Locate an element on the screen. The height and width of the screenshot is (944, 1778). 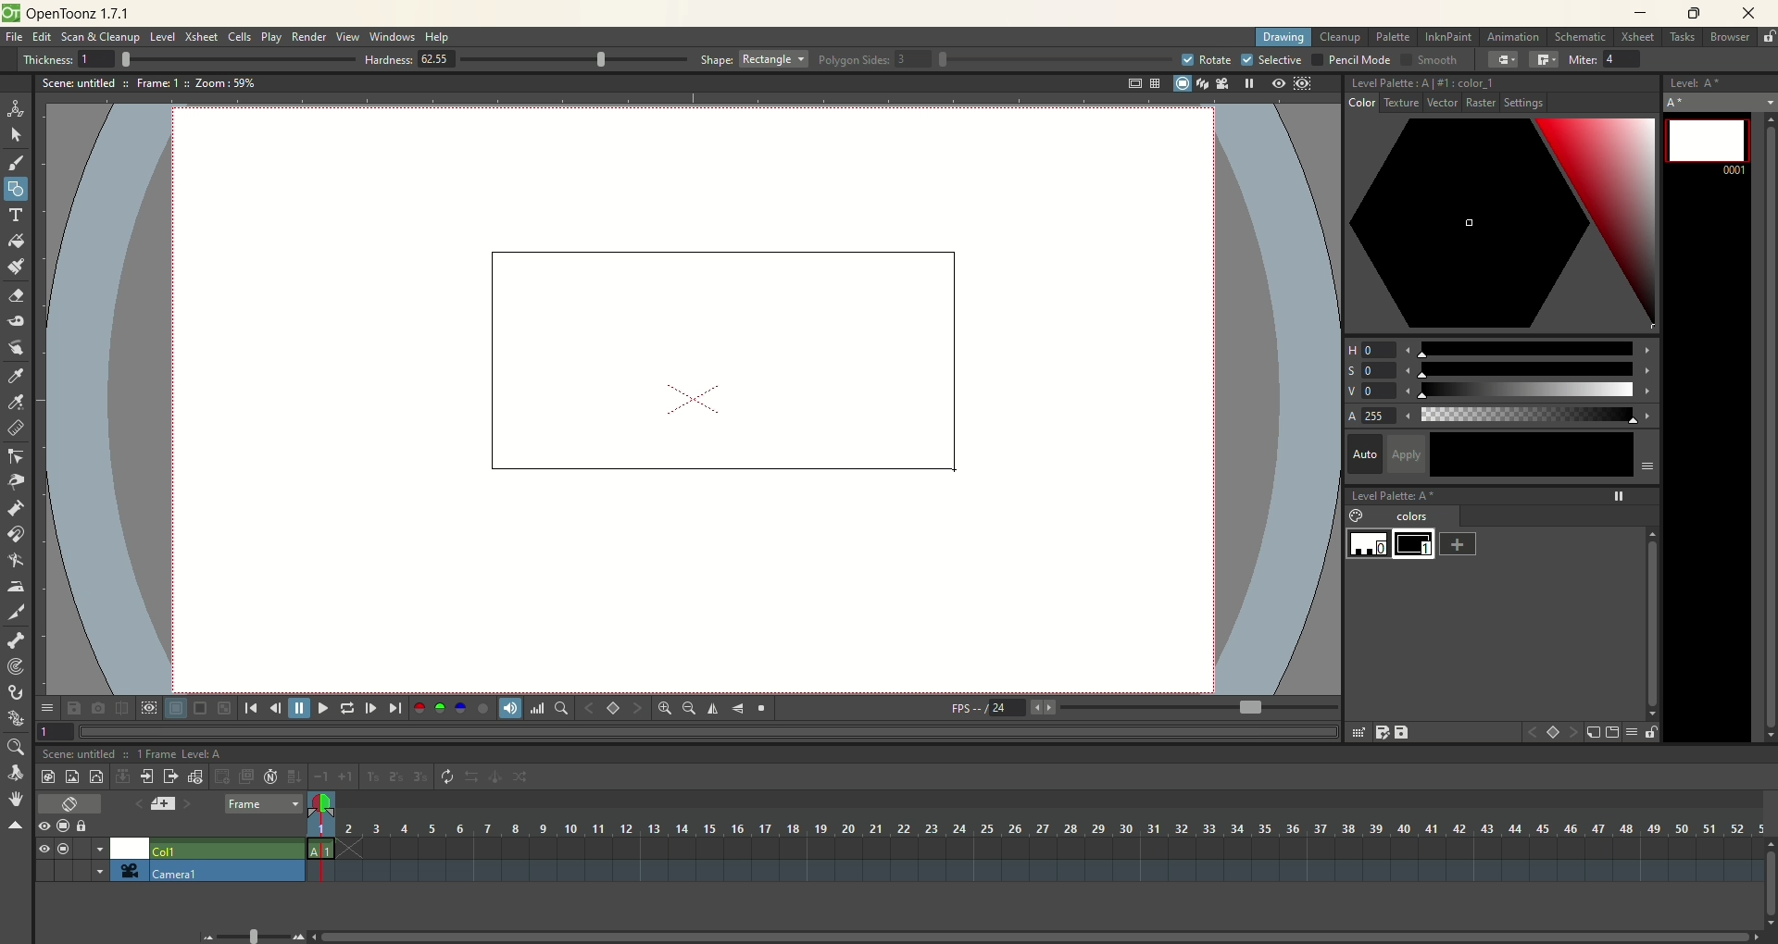
save image is located at coordinates (76, 708).